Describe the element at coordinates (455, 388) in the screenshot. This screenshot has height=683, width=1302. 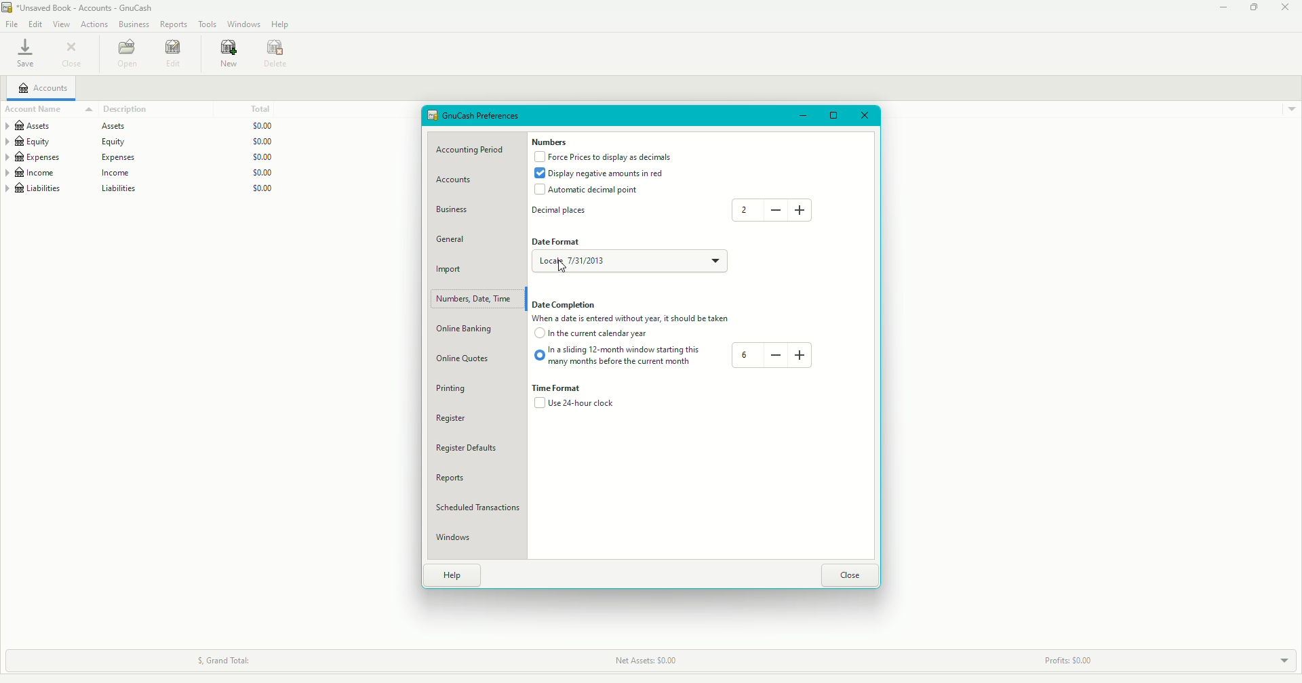
I see `Printing` at that location.